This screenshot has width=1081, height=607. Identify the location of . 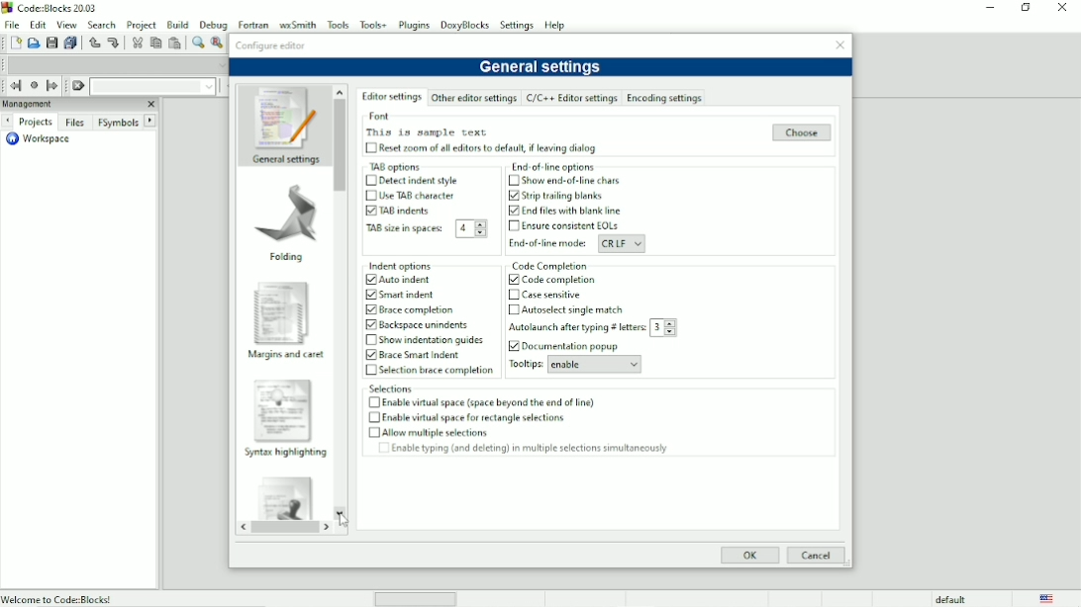
(371, 432).